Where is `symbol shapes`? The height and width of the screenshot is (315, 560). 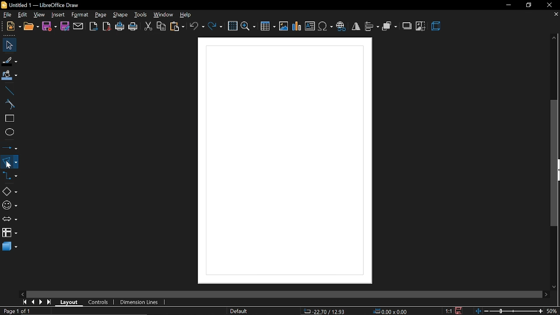
symbol shapes is located at coordinates (9, 205).